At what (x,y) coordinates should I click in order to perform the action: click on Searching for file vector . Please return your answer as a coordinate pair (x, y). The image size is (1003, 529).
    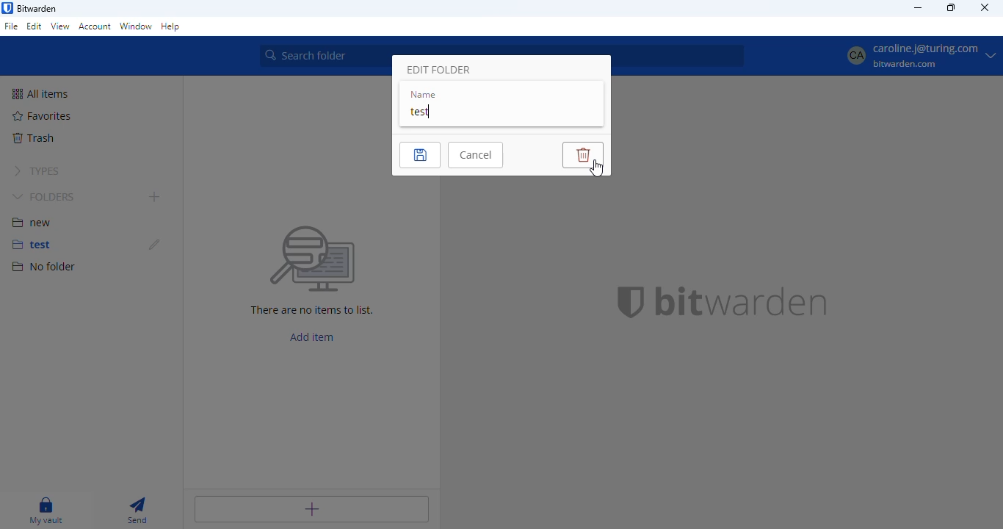
    Looking at the image, I should click on (313, 259).